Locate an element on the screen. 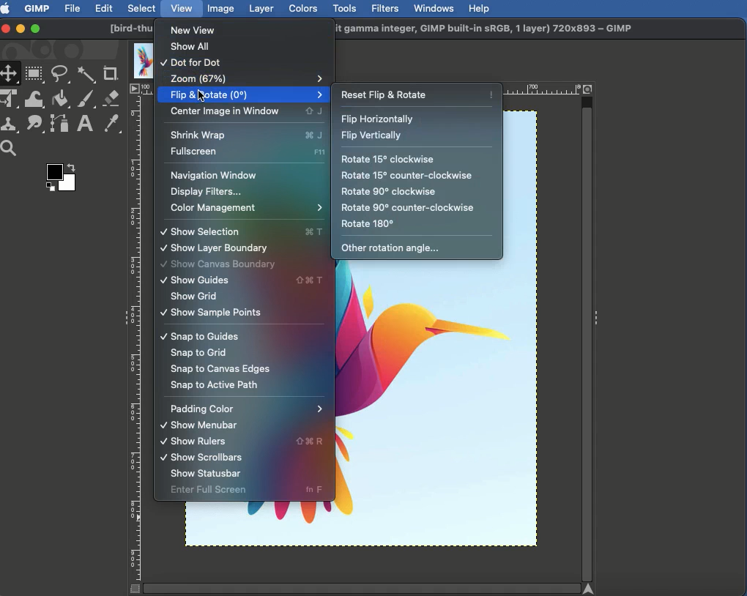 The height and width of the screenshot is (596, 747). Filters is located at coordinates (384, 9).